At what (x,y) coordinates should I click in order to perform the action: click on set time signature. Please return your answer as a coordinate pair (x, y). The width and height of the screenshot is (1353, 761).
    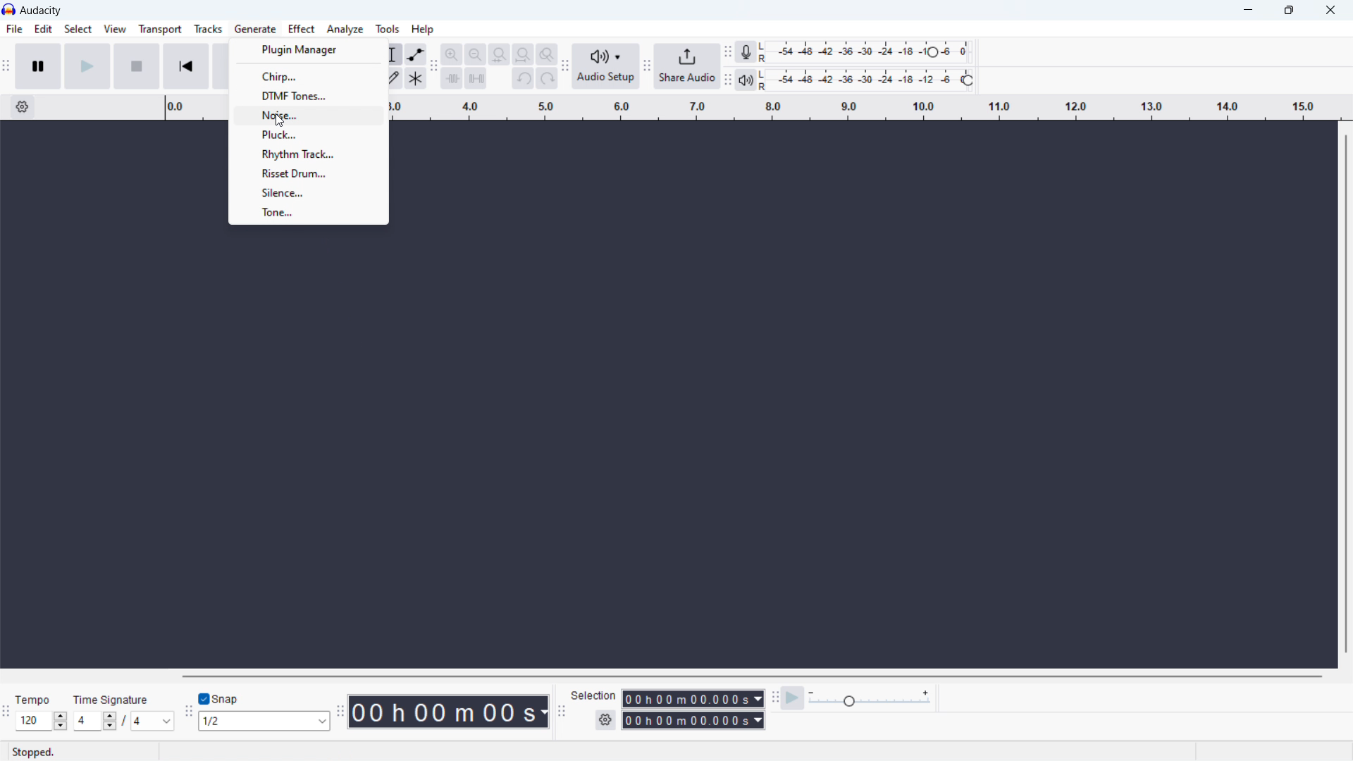
    Looking at the image, I should click on (123, 721).